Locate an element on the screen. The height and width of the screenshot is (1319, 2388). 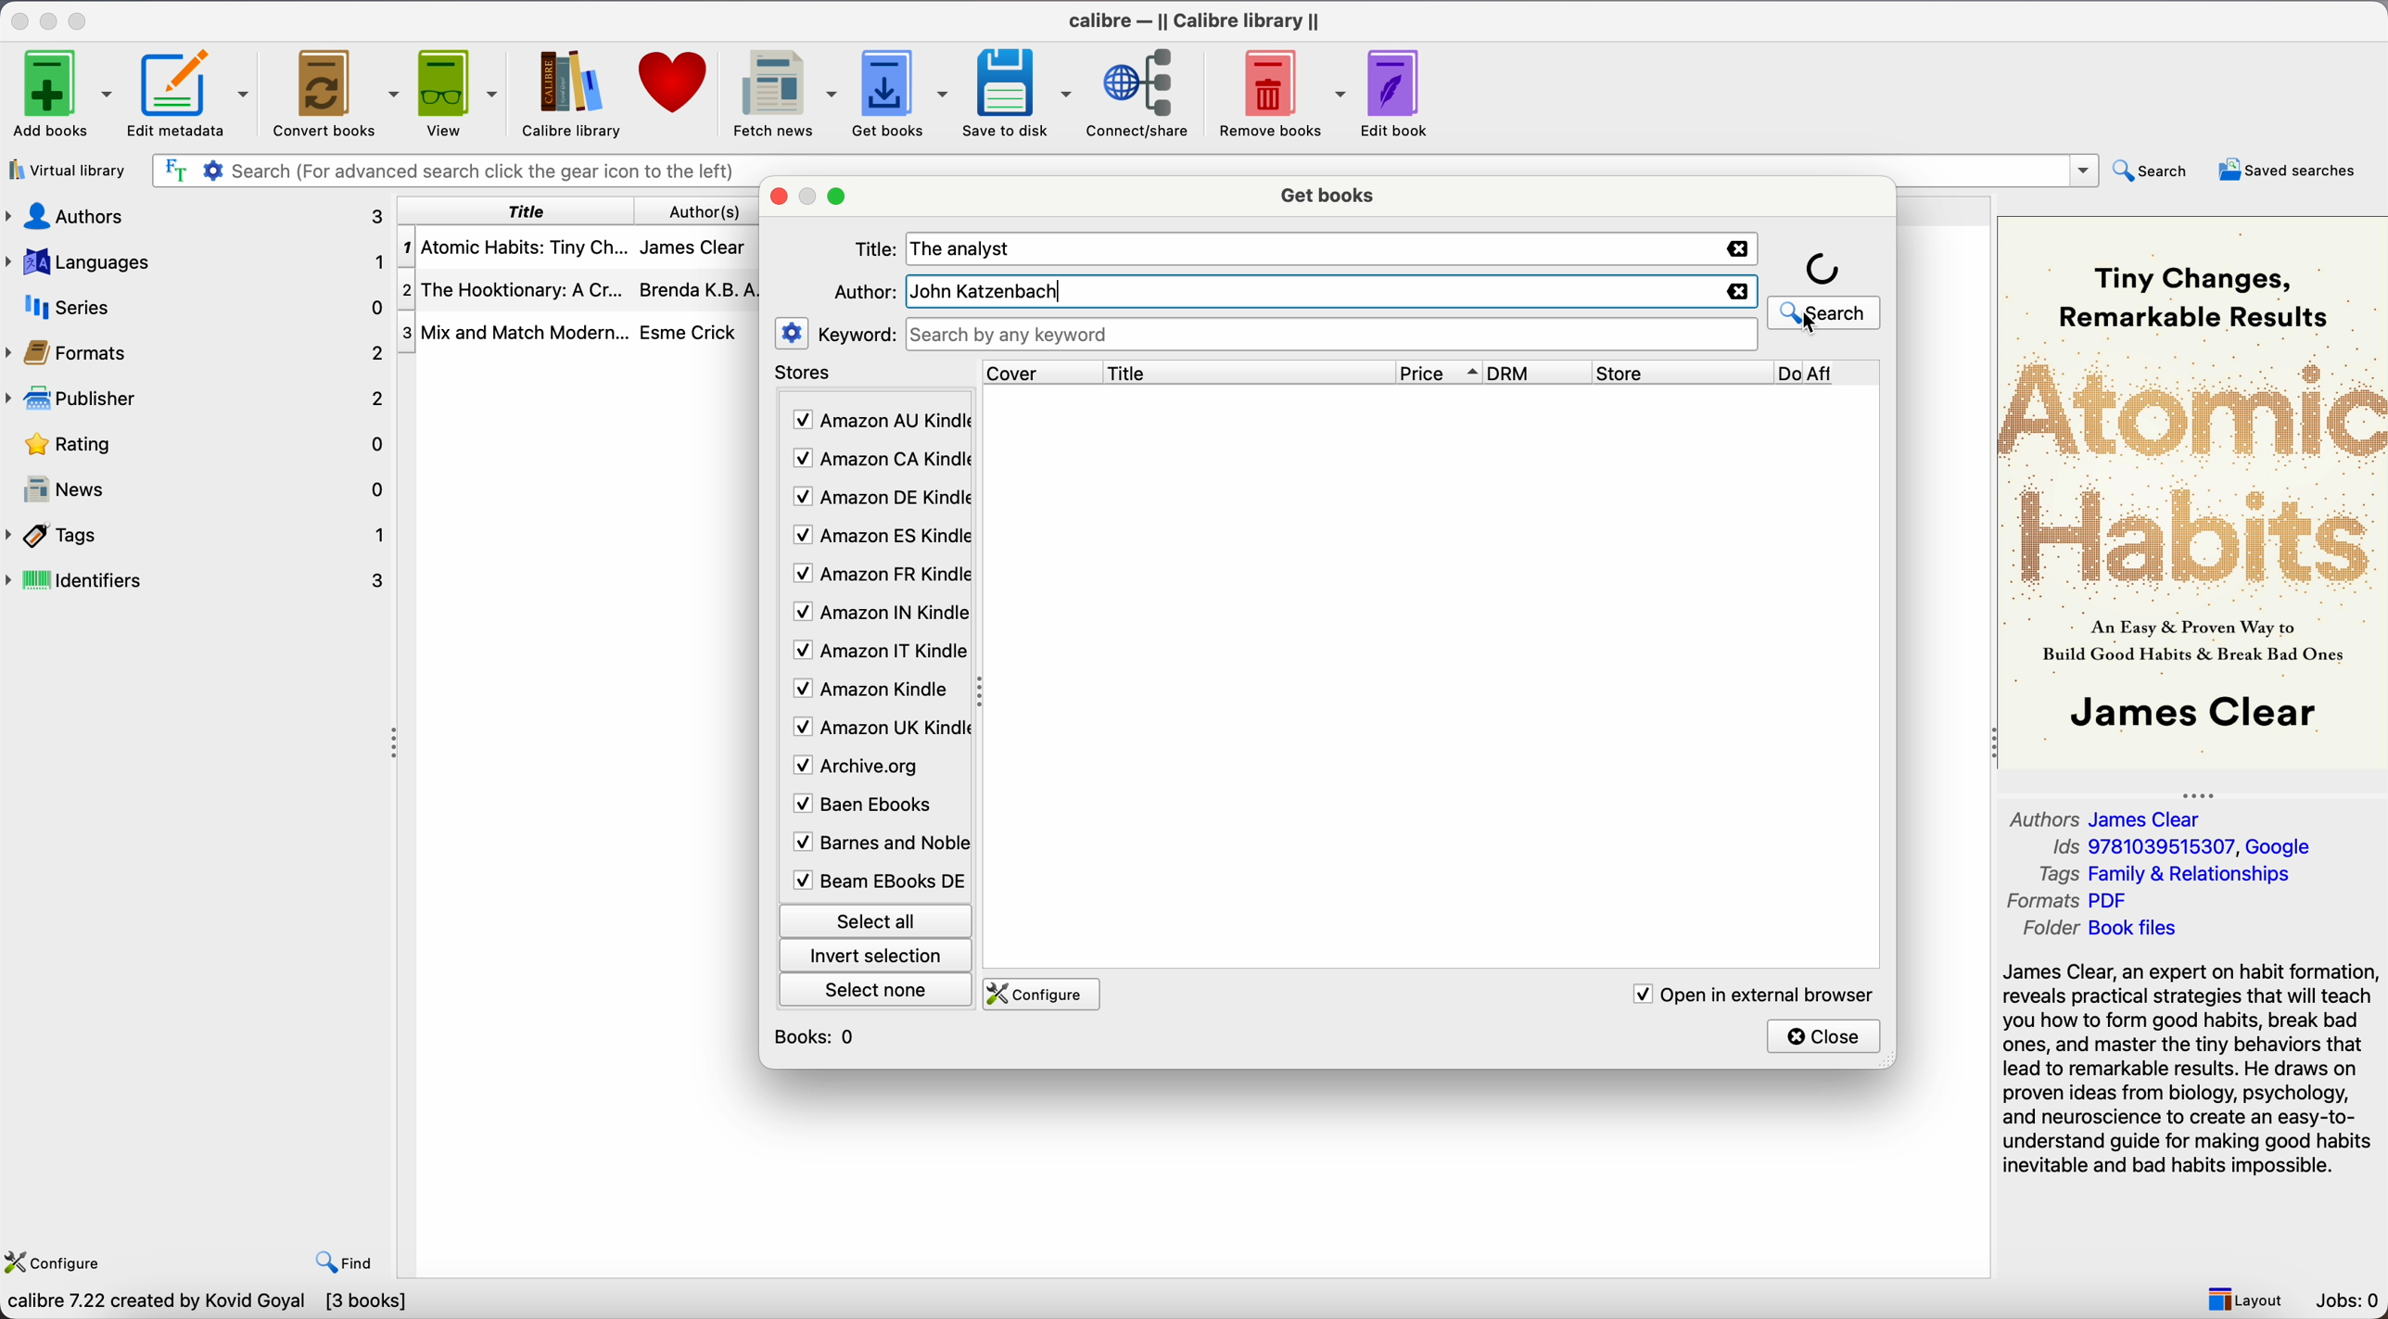
loading icon is located at coordinates (1823, 267).